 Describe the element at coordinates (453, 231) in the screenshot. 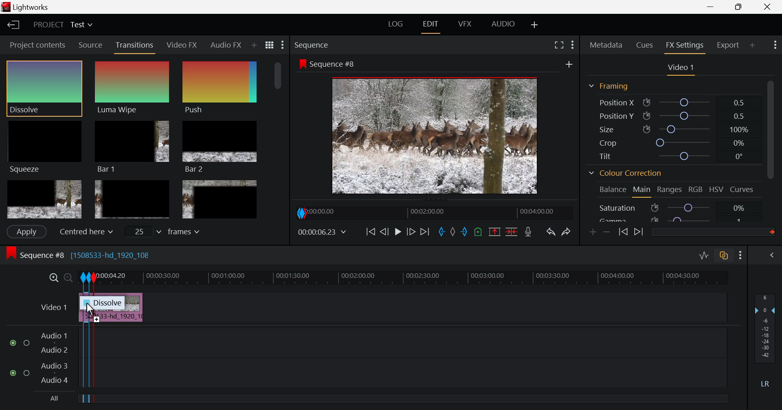

I see `Remove all marks` at that location.